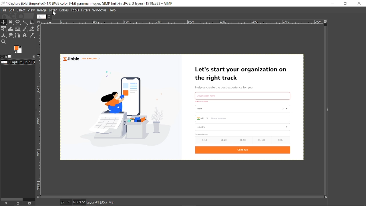 This screenshot has height=206, width=366. Describe the element at coordinates (4, 10) in the screenshot. I see `File` at that location.